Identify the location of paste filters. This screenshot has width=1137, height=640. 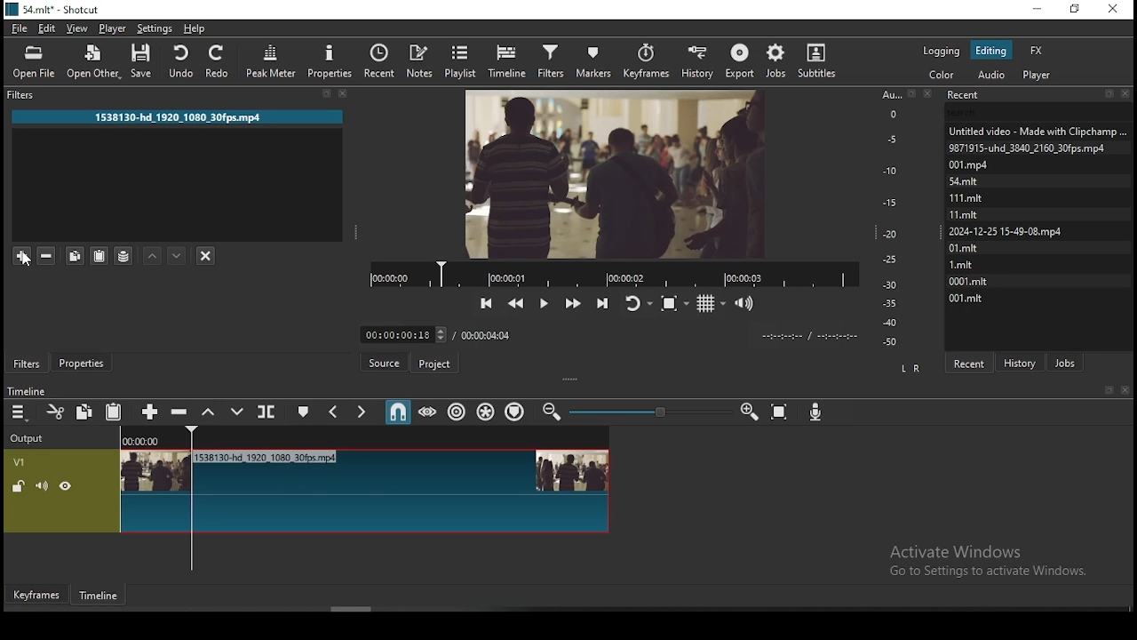
(102, 257).